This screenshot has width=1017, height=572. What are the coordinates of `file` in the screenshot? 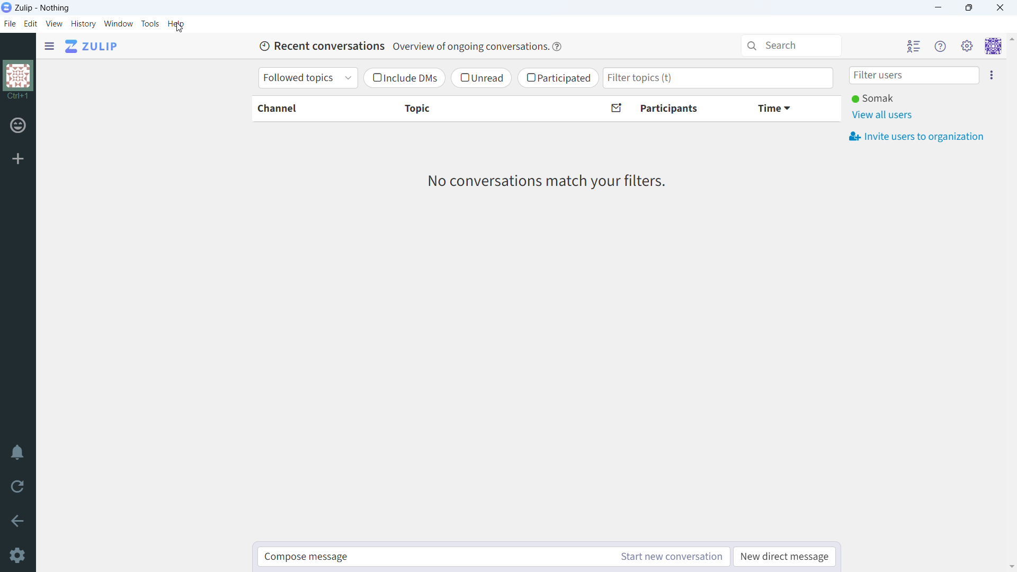 It's located at (10, 25).